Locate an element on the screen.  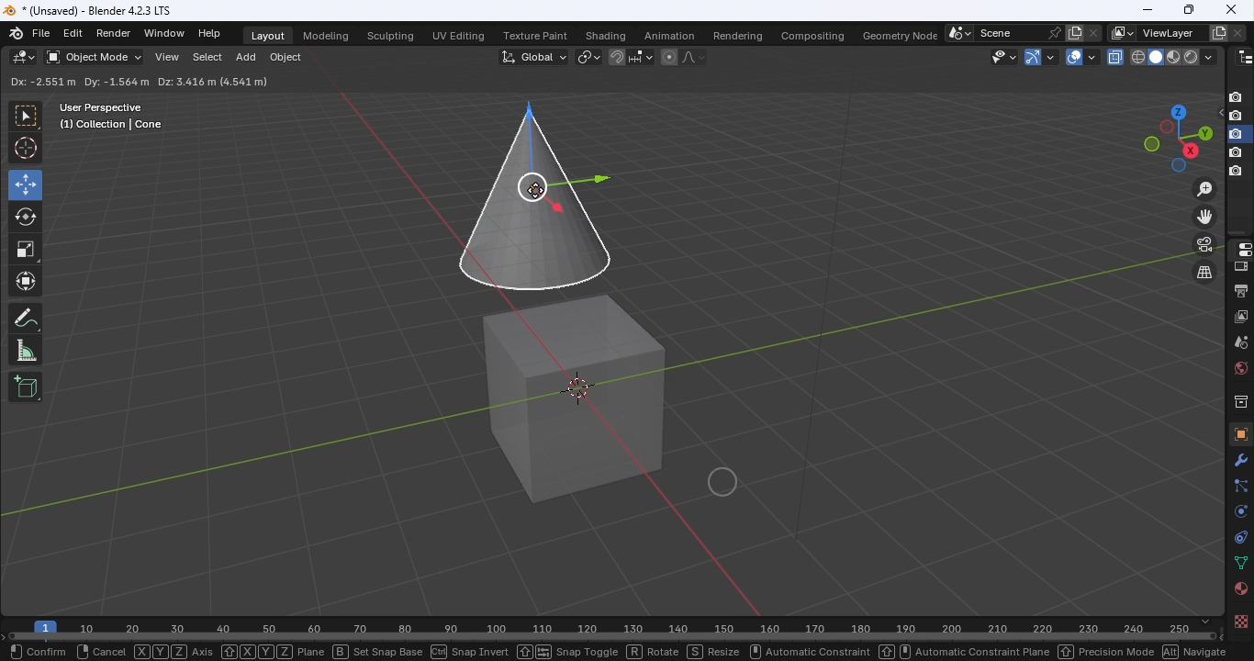
Icon is located at coordinates (17, 32).